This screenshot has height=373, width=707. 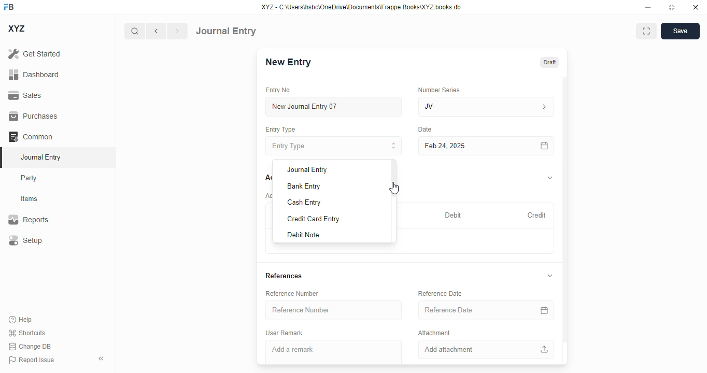 What do you see at coordinates (134, 31) in the screenshot?
I see `search` at bounding box center [134, 31].